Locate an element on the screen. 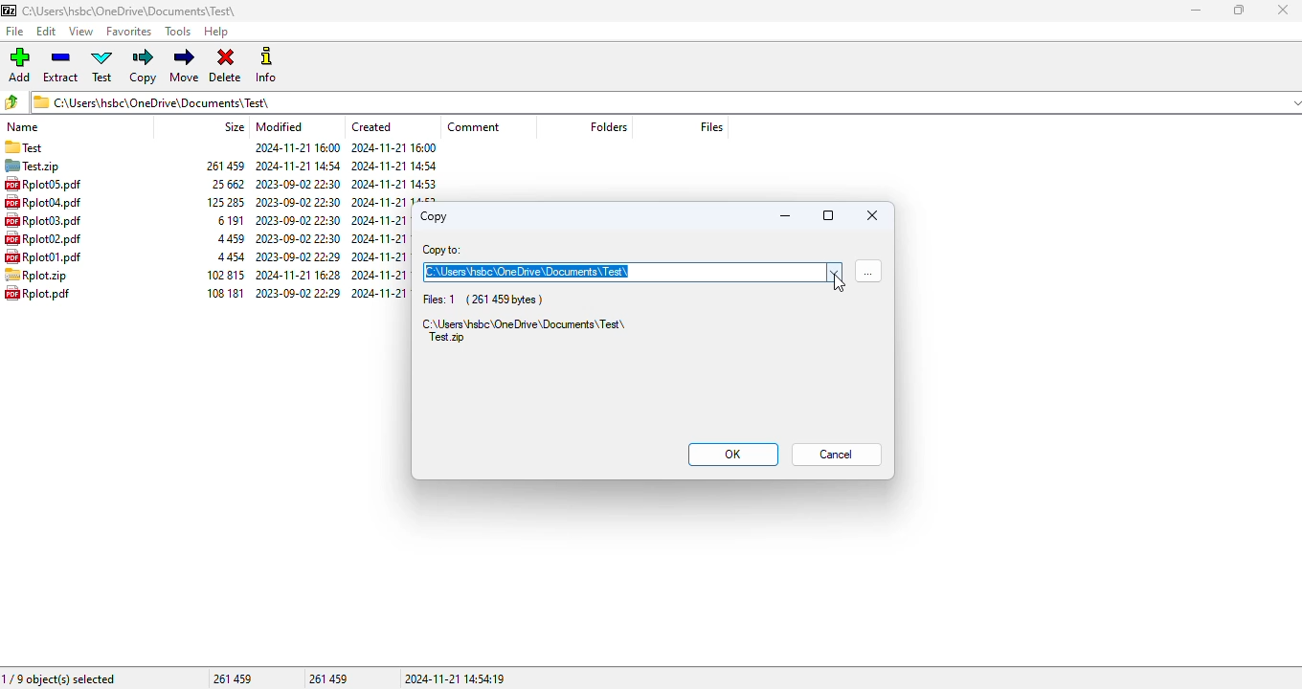 This screenshot has width=1302, height=689. modified date & time is located at coordinates (299, 237).